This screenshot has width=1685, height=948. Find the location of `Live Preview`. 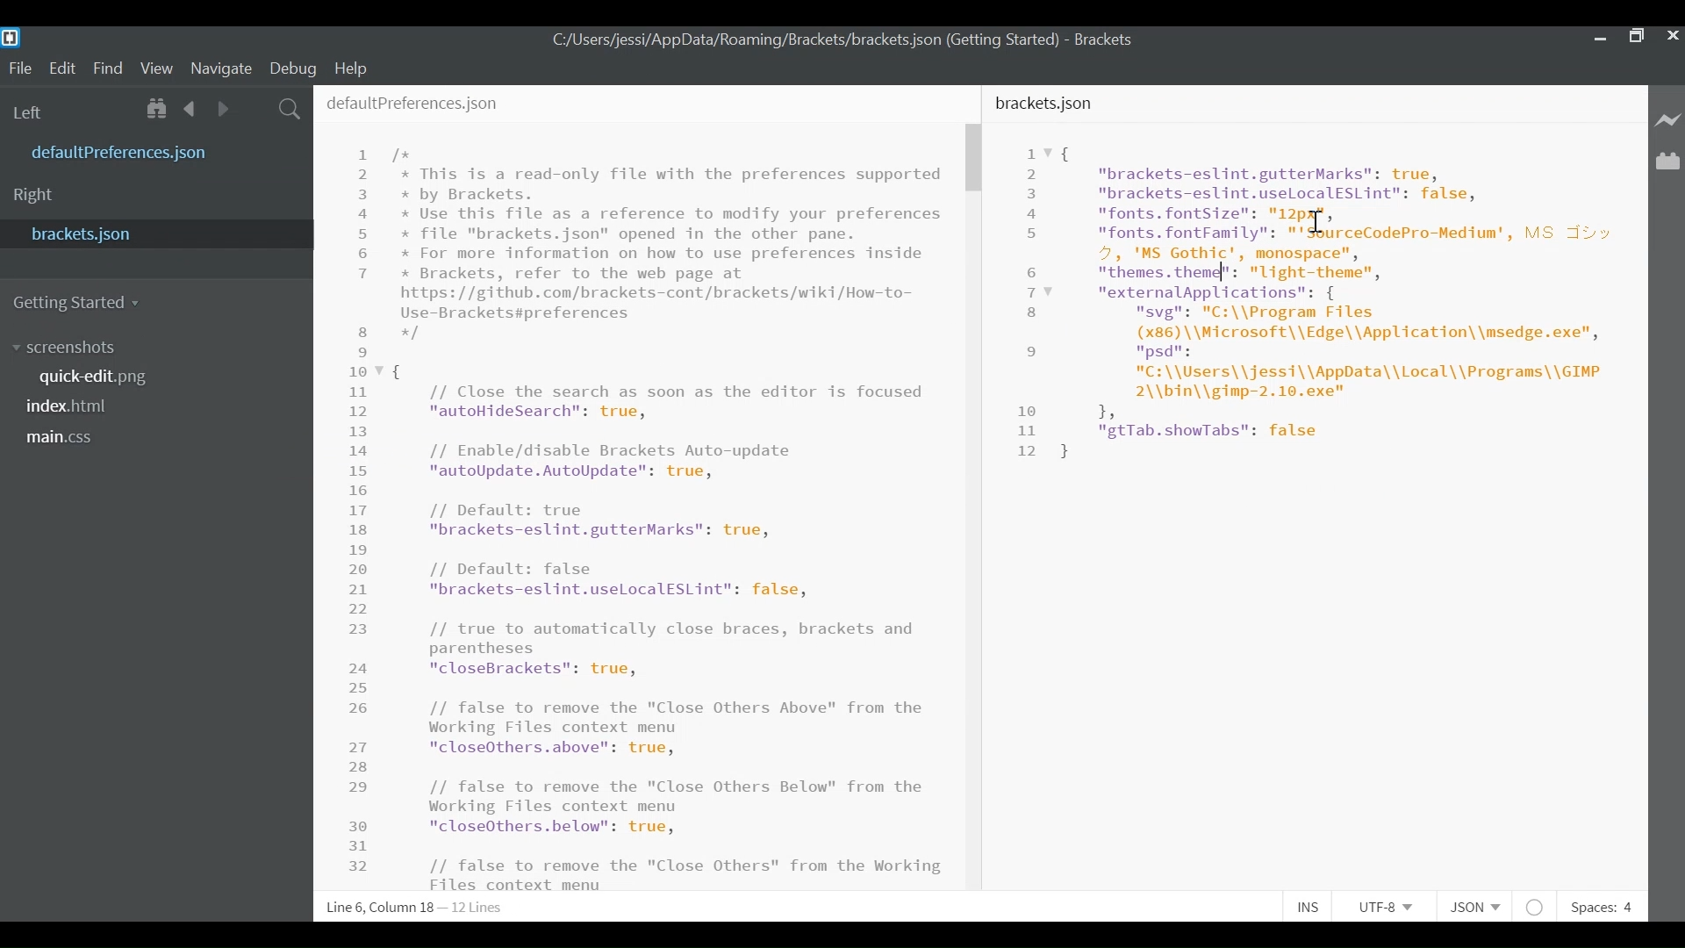

Live Preview is located at coordinates (1668, 119).